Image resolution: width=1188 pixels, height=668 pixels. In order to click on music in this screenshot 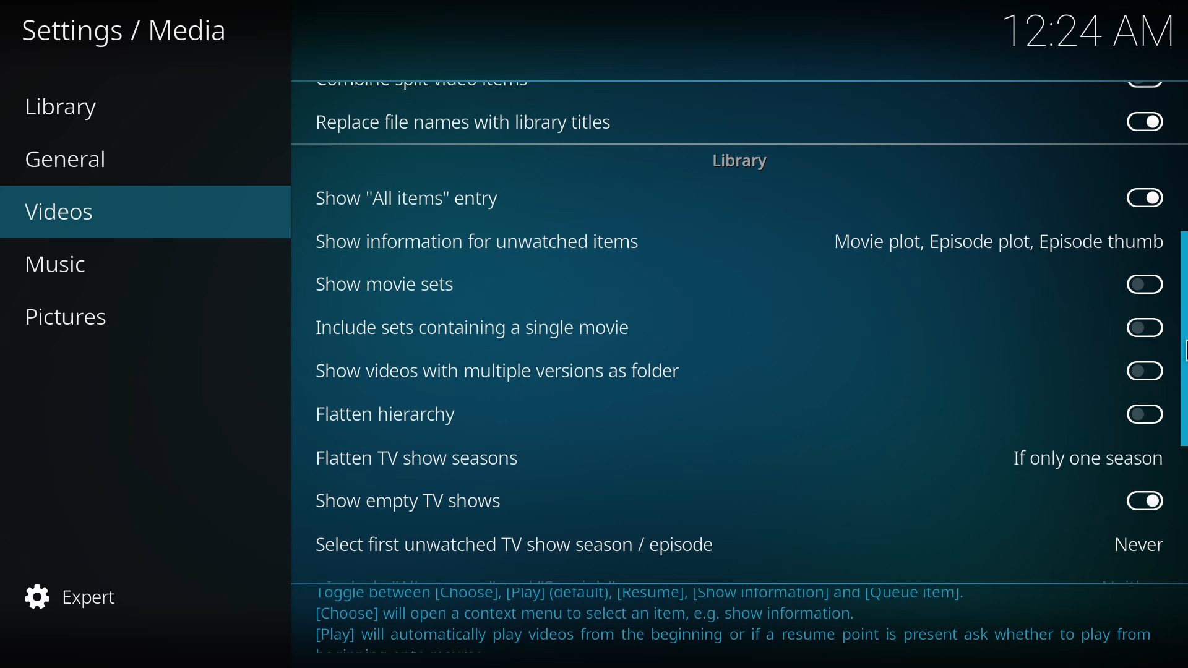, I will do `click(72, 263)`.